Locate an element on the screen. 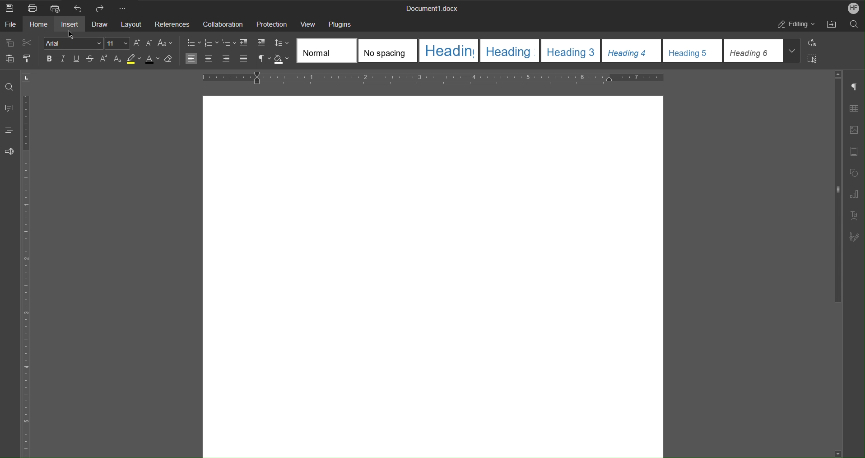 Image resolution: width=865 pixels, height=458 pixels. Highlight is located at coordinates (135, 59).